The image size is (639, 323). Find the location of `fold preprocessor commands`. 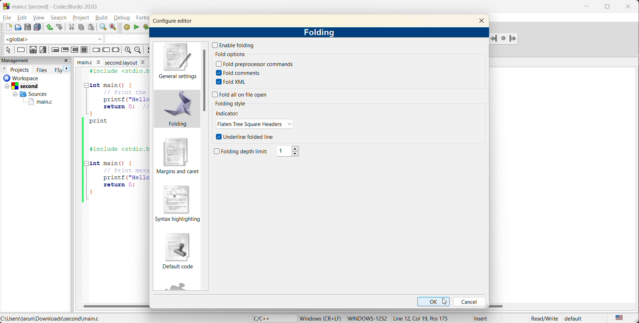

fold preprocessor commands is located at coordinates (255, 64).